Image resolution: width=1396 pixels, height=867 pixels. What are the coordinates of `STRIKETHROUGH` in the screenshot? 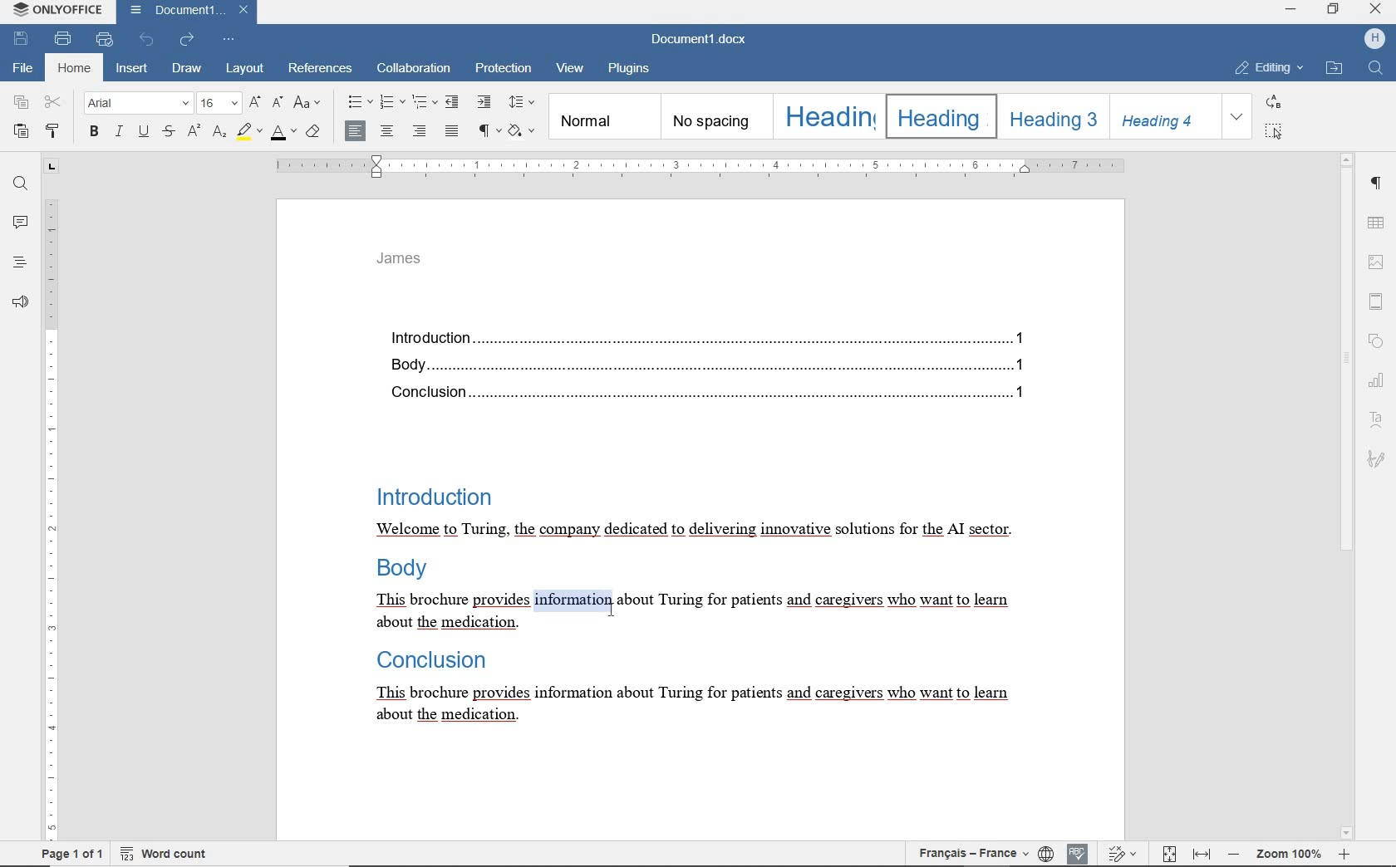 It's located at (169, 132).